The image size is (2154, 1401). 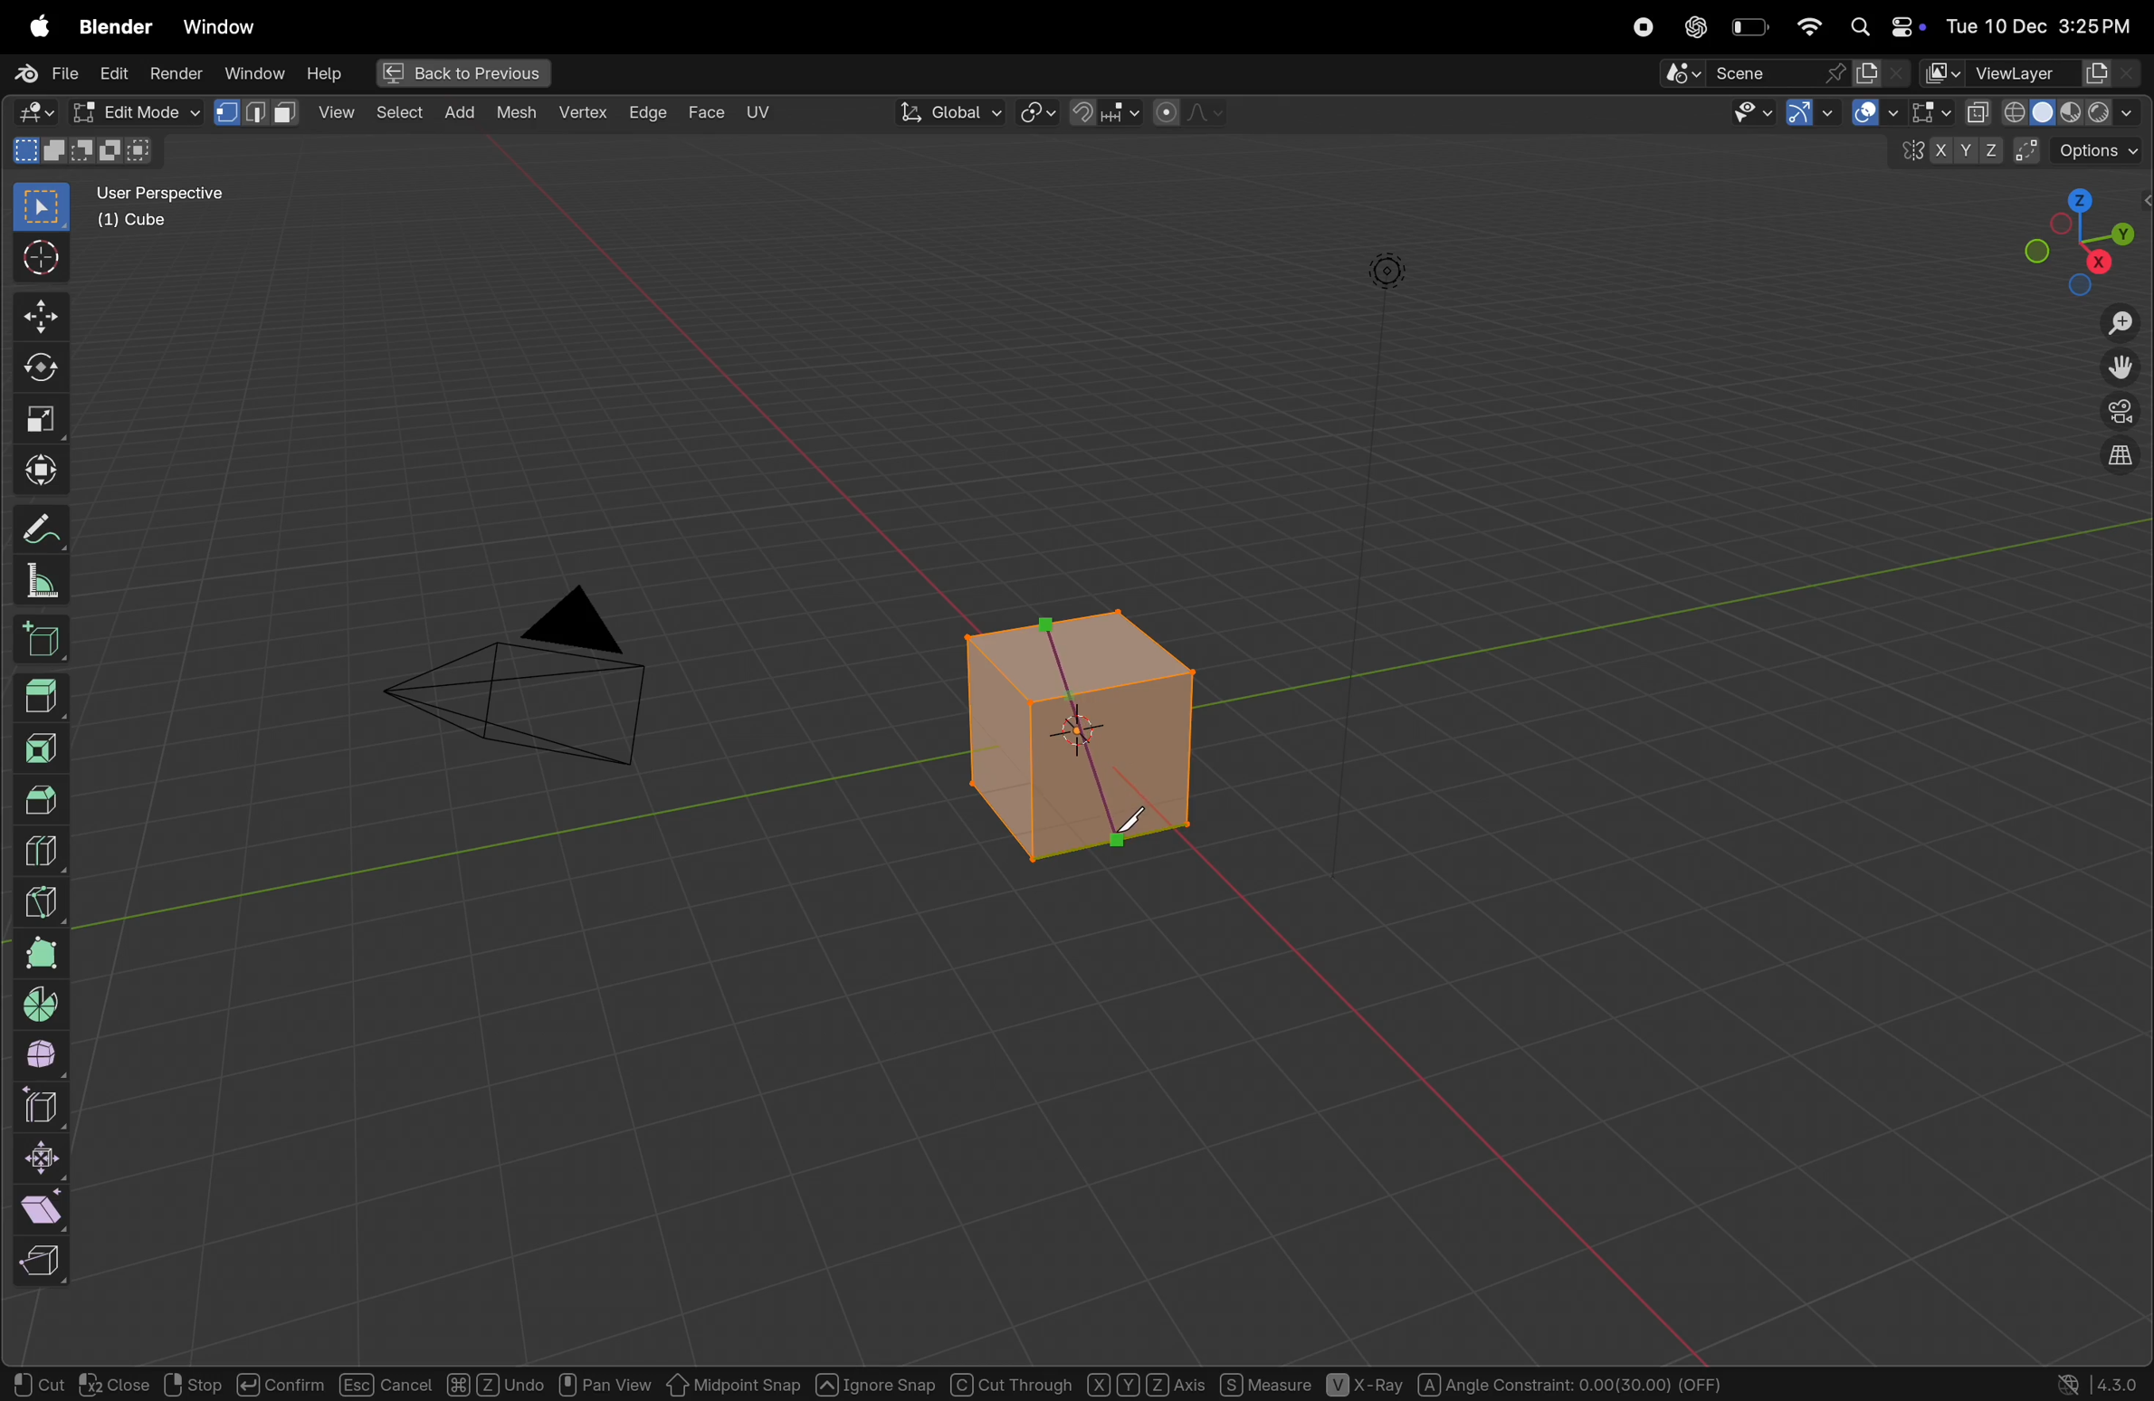 What do you see at coordinates (37, 1262) in the screenshot?
I see `reep region` at bounding box center [37, 1262].